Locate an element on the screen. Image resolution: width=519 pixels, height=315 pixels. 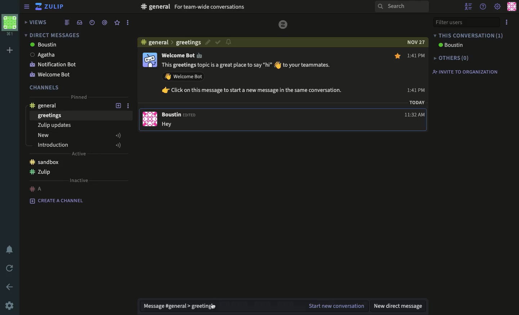
channels is located at coordinates (45, 87).